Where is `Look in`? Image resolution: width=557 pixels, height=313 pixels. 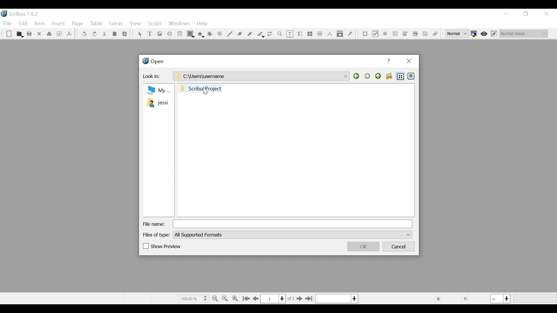
Look in is located at coordinates (154, 77).